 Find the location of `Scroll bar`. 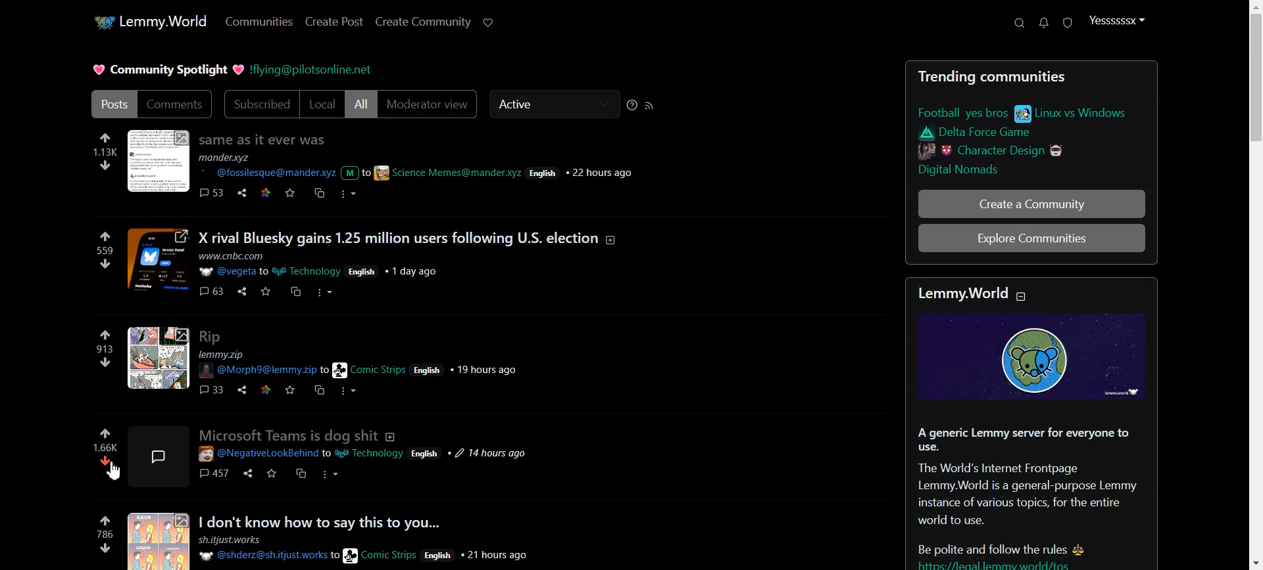

Scroll bar is located at coordinates (1252, 285).